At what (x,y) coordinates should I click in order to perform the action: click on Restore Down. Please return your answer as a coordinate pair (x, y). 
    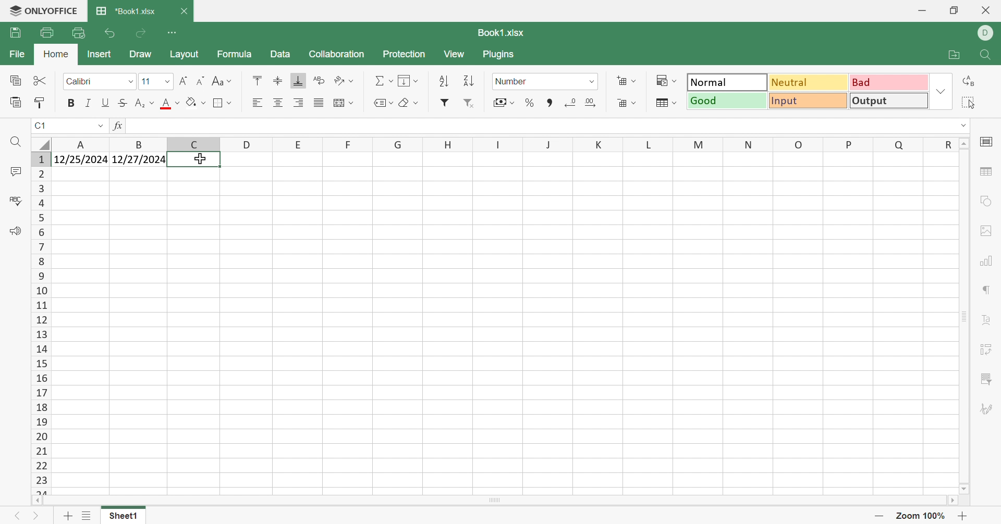
    Looking at the image, I should click on (955, 10).